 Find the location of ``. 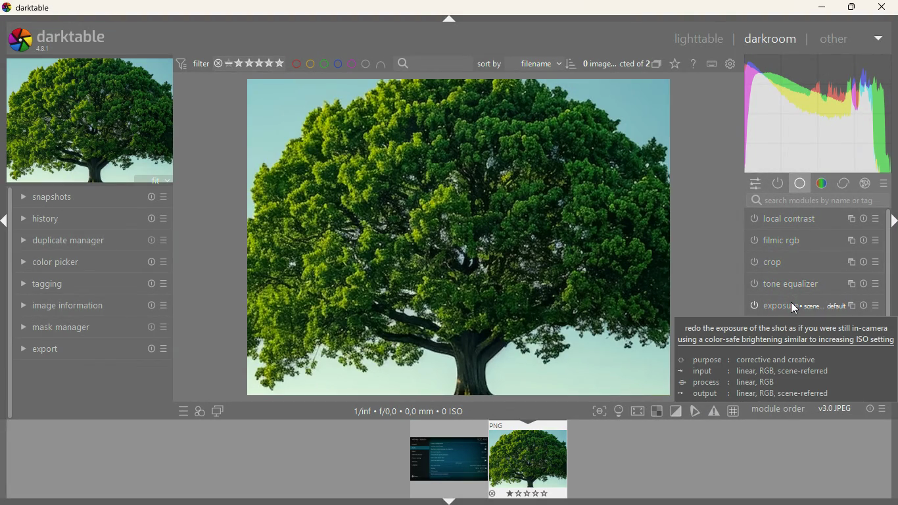

 is located at coordinates (736, 411).